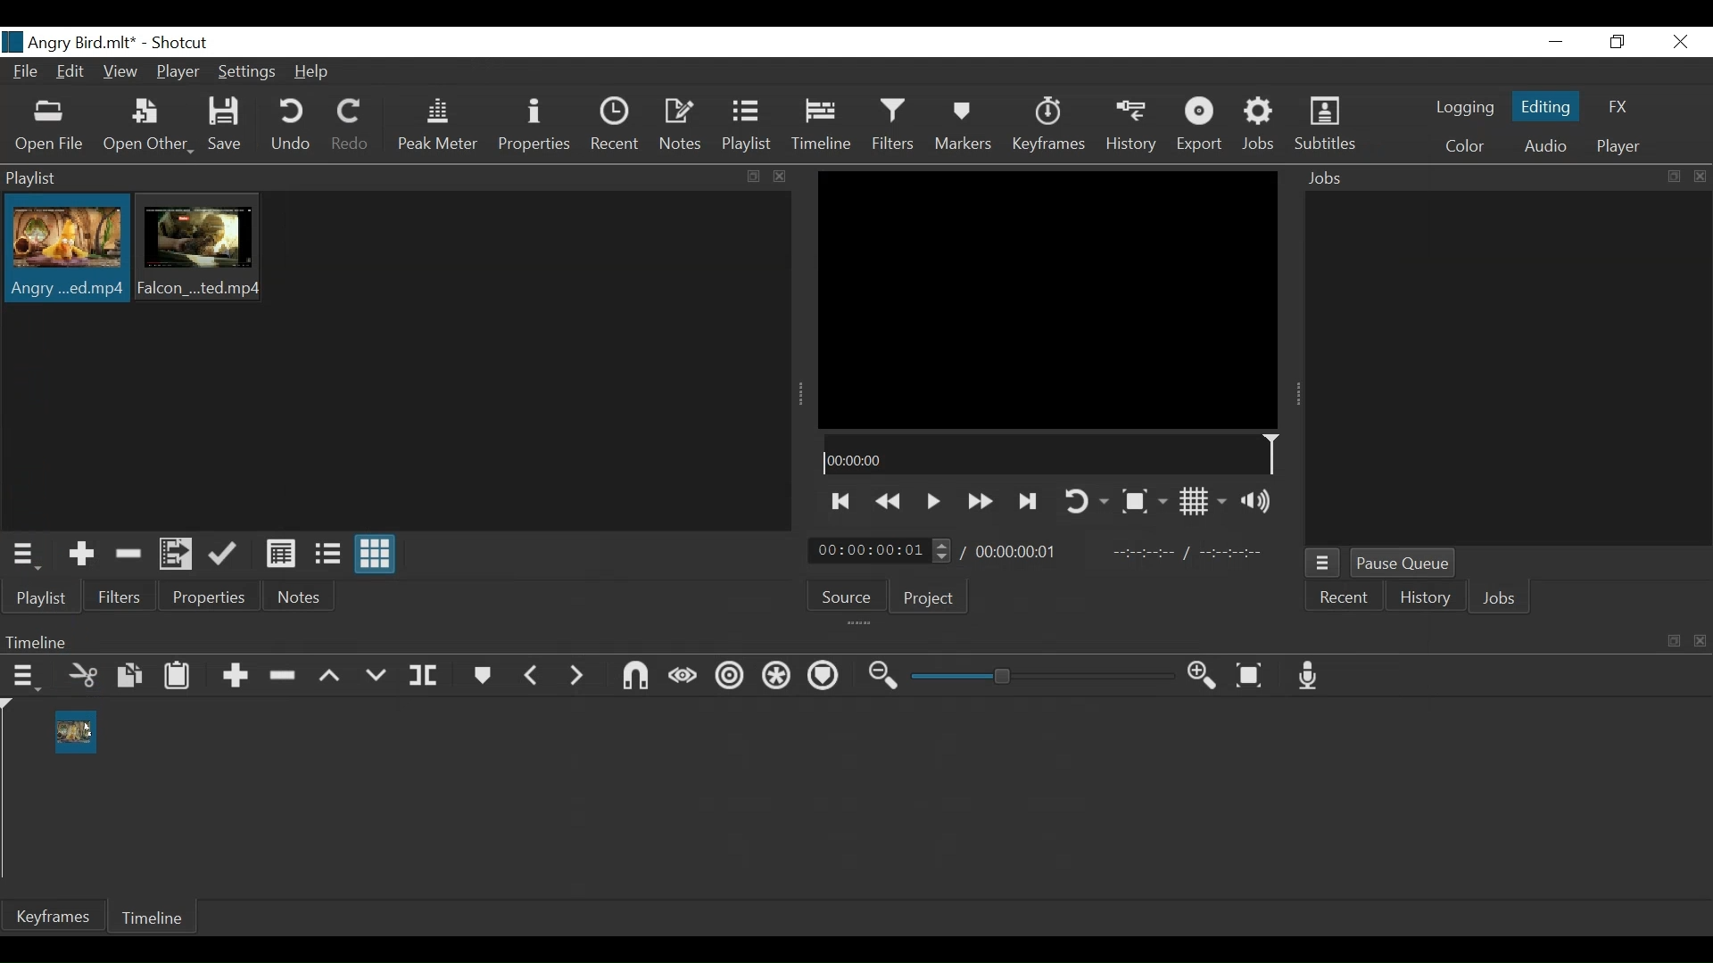 This screenshot has width=1713, height=963. Describe the element at coordinates (185, 42) in the screenshot. I see `Shotcut` at that location.